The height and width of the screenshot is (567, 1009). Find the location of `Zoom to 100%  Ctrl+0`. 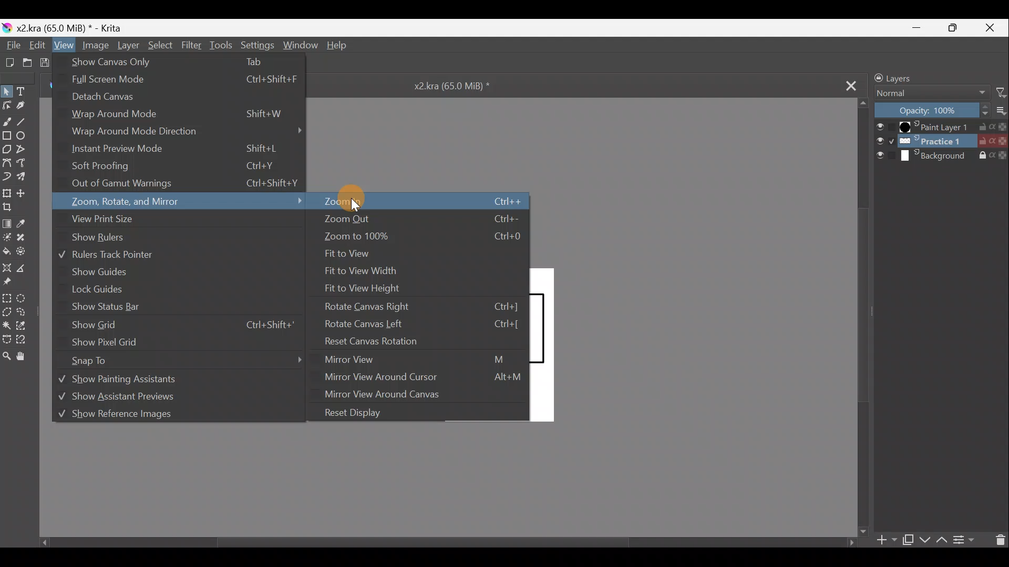

Zoom to 100%  Ctrl+0 is located at coordinates (423, 236).